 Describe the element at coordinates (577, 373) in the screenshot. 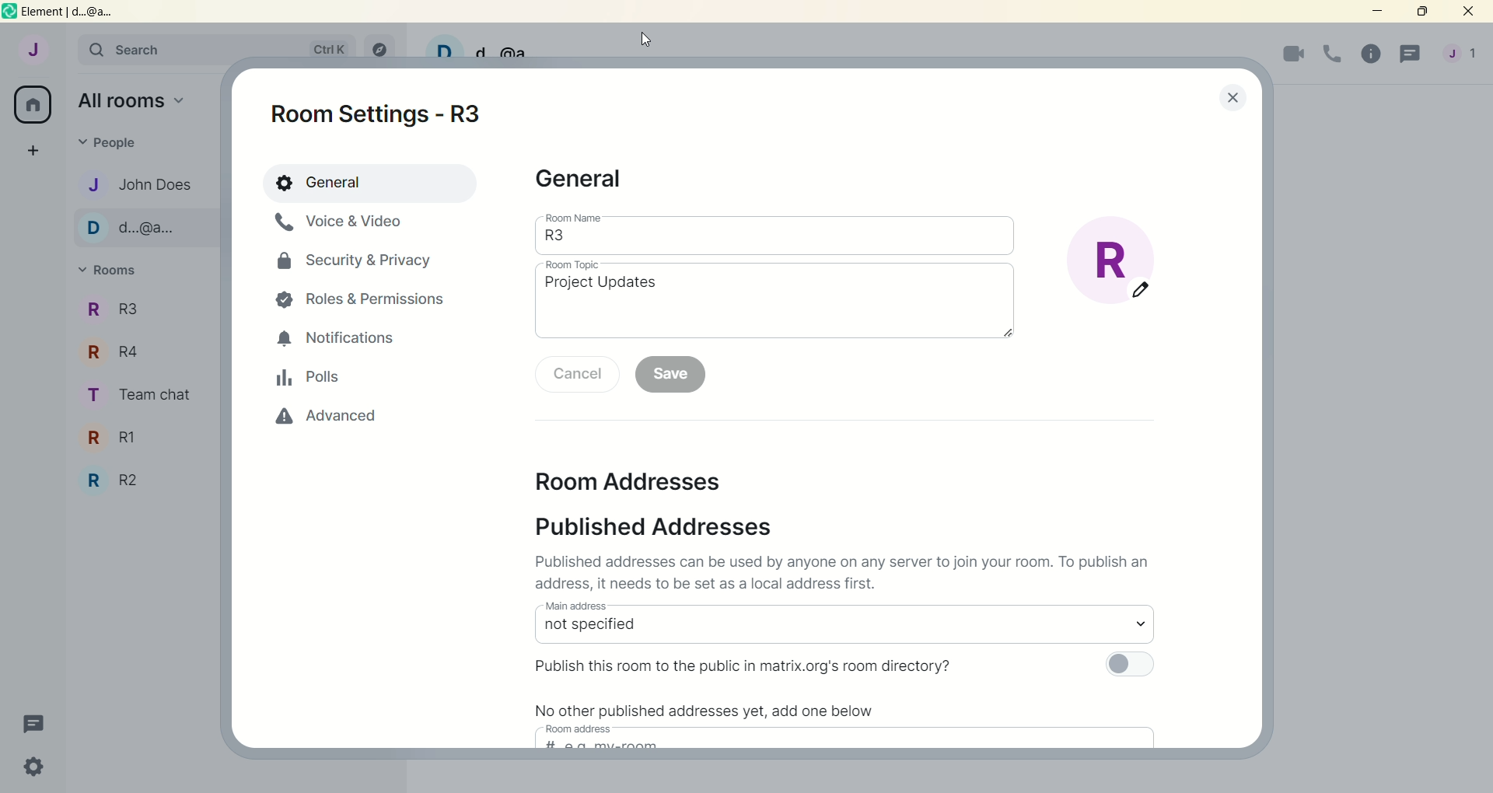

I see `cancel` at that location.